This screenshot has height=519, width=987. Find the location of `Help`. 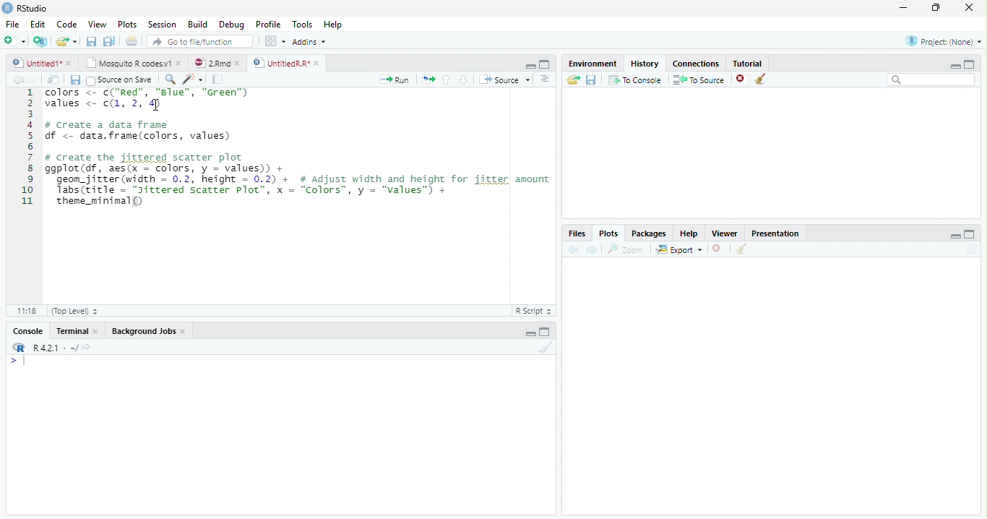

Help is located at coordinates (333, 24).